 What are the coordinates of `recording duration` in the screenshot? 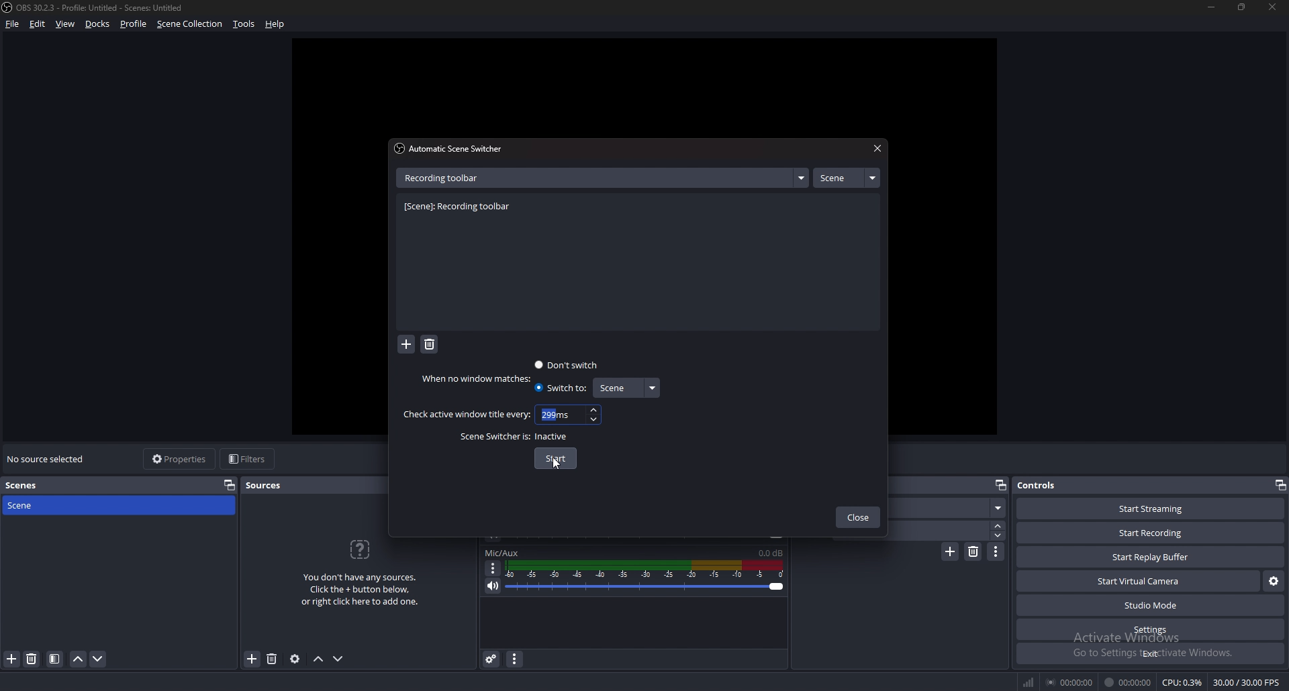 It's located at (1129, 682).